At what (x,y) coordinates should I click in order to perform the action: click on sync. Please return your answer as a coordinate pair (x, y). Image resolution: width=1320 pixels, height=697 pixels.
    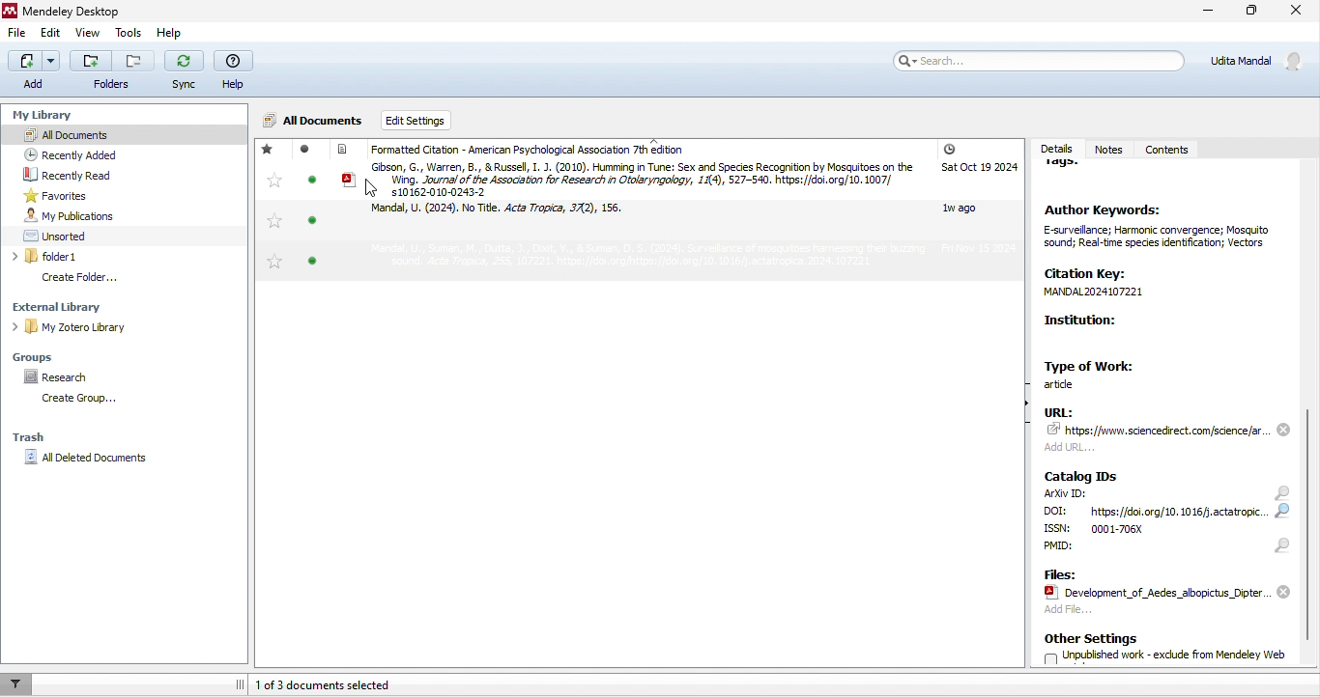
    Looking at the image, I should click on (185, 72).